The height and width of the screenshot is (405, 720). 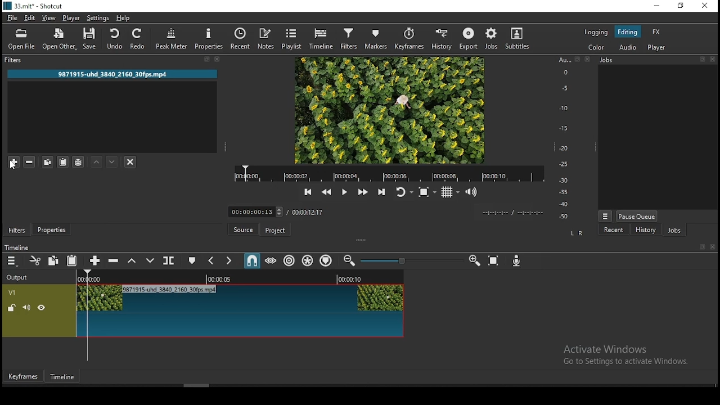 What do you see at coordinates (449, 192) in the screenshot?
I see `toggle grid display on the player` at bounding box center [449, 192].